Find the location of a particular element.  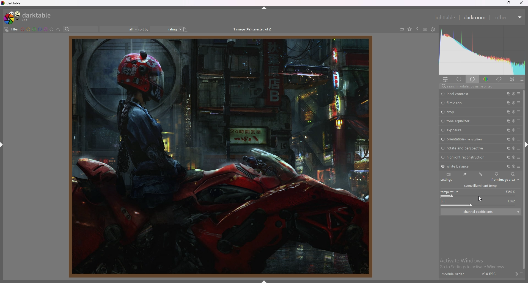

crop is located at coordinates (459, 112).